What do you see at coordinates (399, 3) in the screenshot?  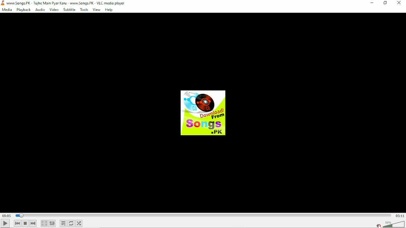 I see `Close` at bounding box center [399, 3].